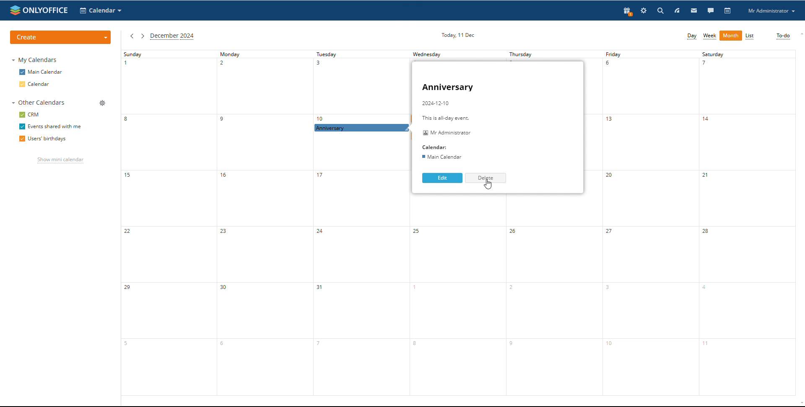 The width and height of the screenshot is (805, 407). I want to click on saturday, so click(747, 222).